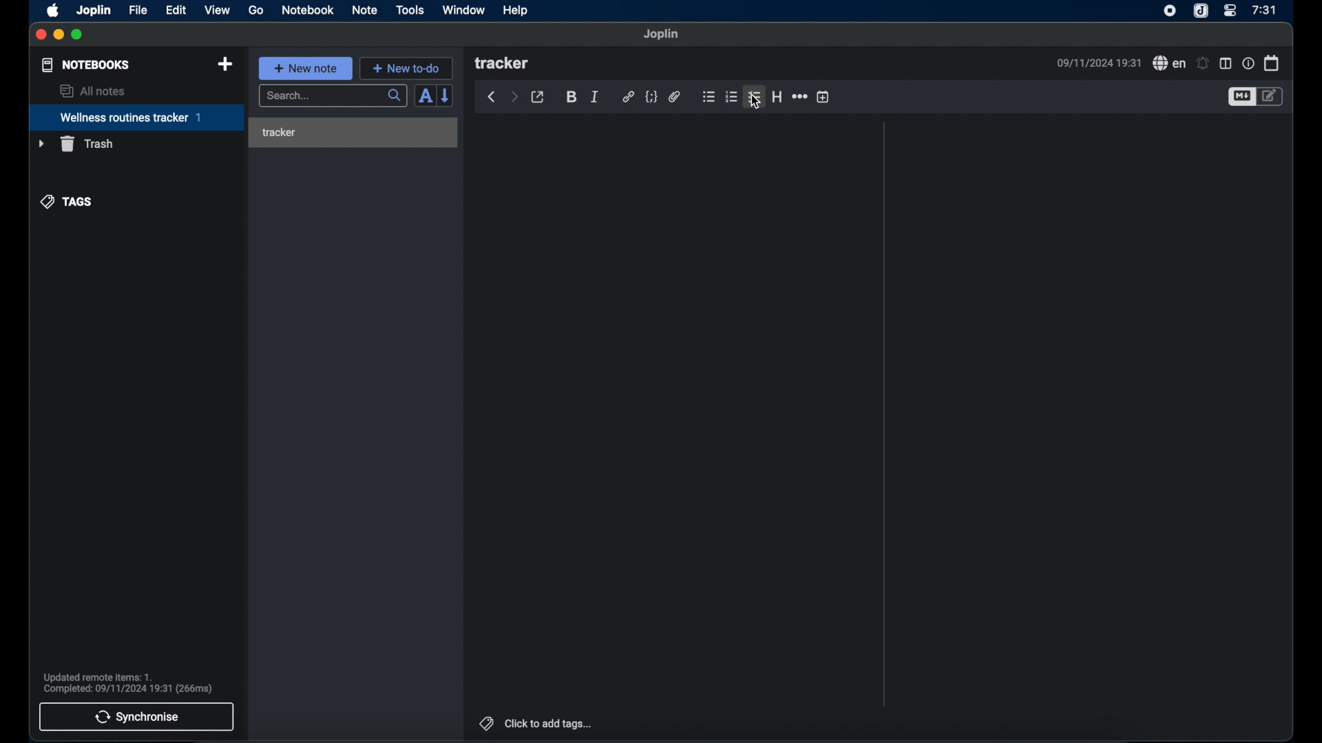 The width and height of the screenshot is (1322, 743). What do you see at coordinates (86, 65) in the screenshot?
I see `notebooks` at bounding box center [86, 65].